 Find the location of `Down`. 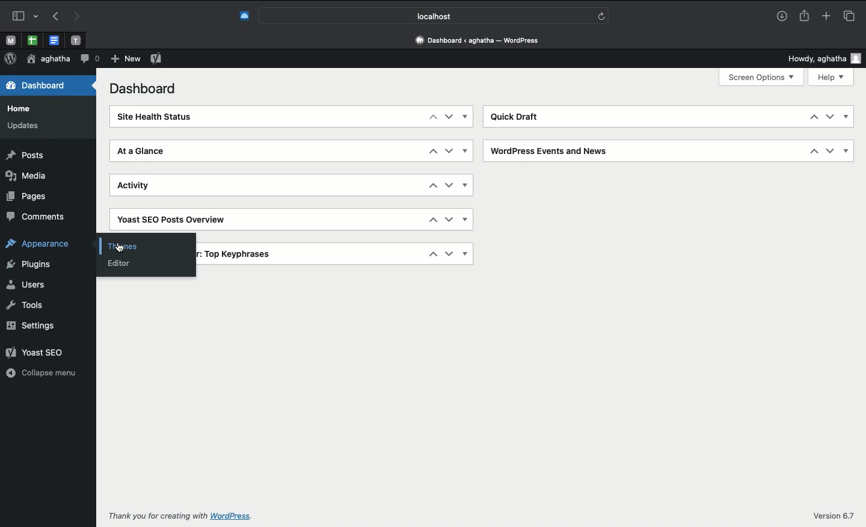

Down is located at coordinates (829, 117).